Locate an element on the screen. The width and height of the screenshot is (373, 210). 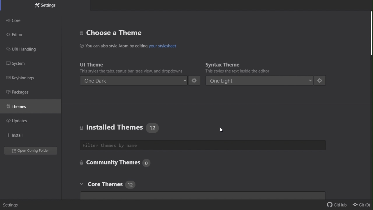
Community themes is located at coordinates (132, 163).